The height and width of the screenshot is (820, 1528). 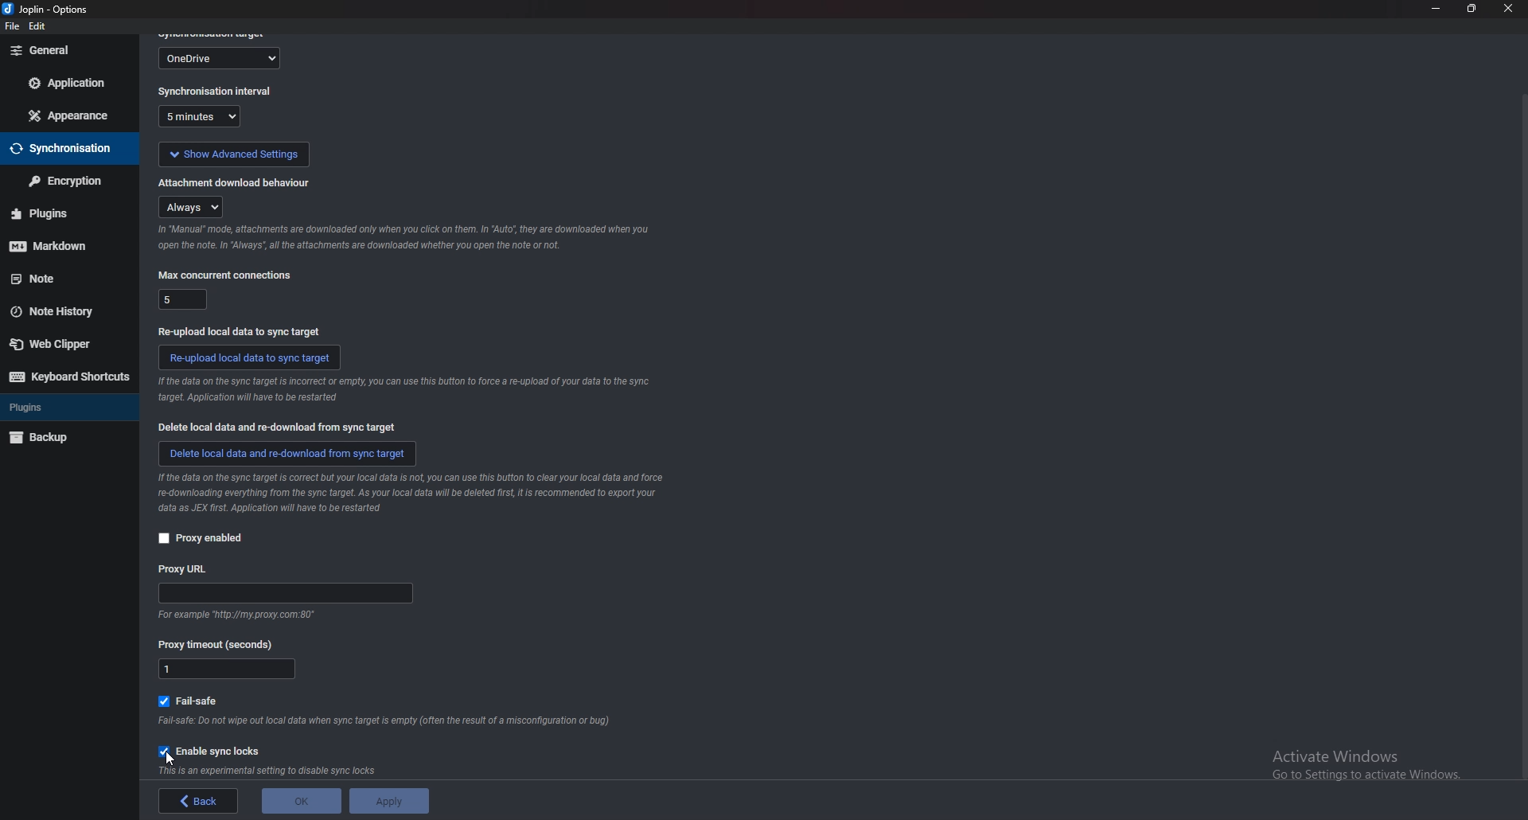 What do you see at coordinates (236, 181) in the screenshot?
I see `attachment download behaviour` at bounding box center [236, 181].